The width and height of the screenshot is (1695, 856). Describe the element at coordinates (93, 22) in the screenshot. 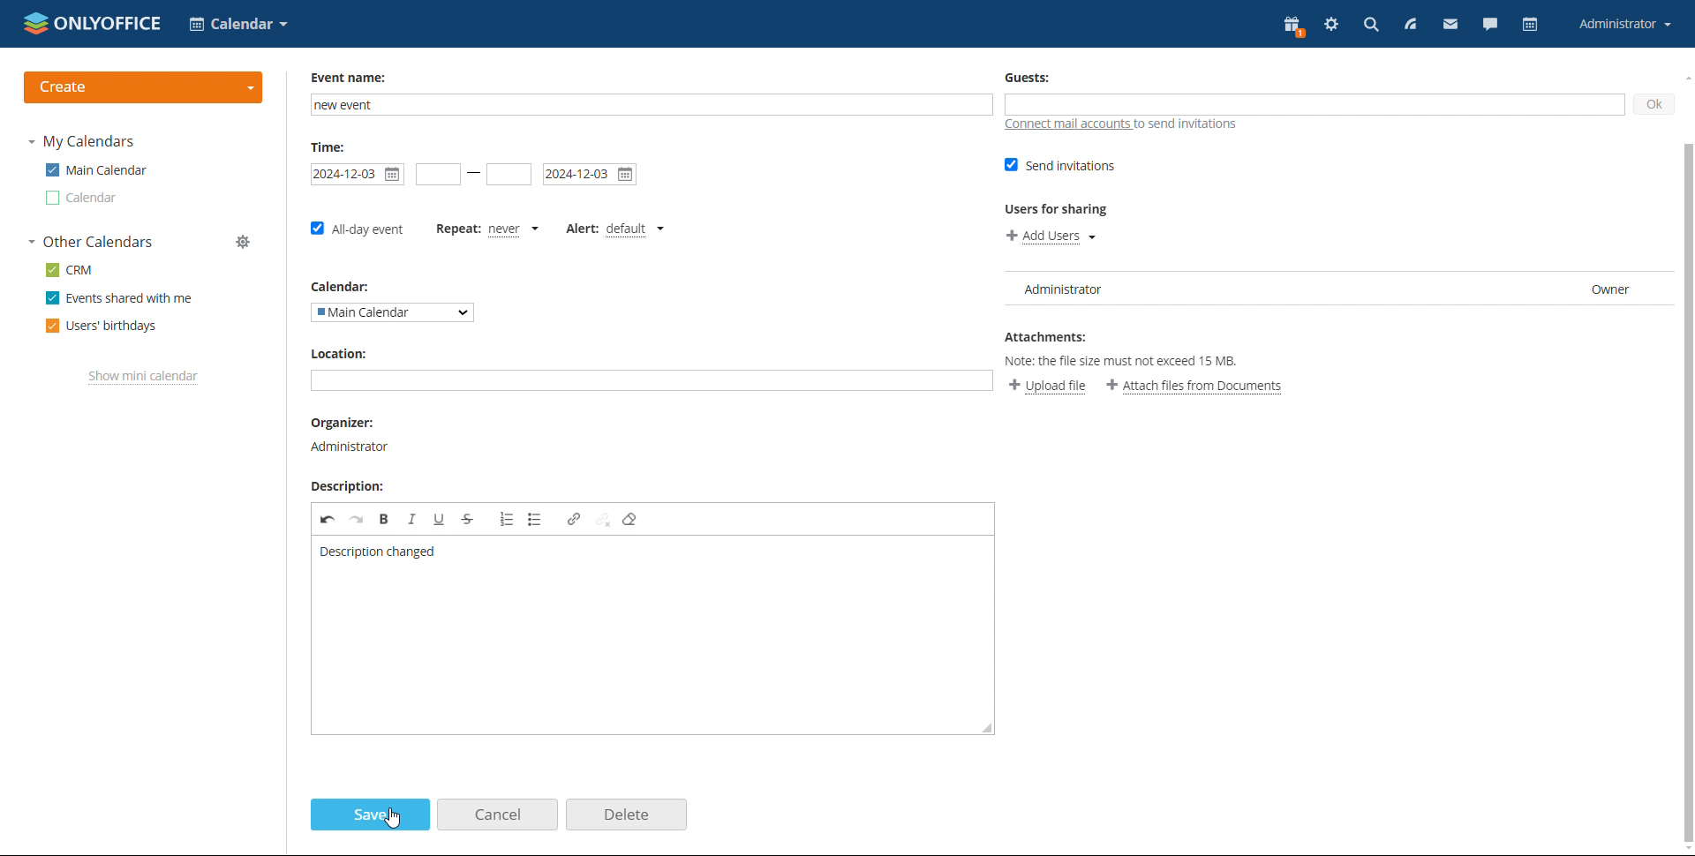

I see `logo` at that location.